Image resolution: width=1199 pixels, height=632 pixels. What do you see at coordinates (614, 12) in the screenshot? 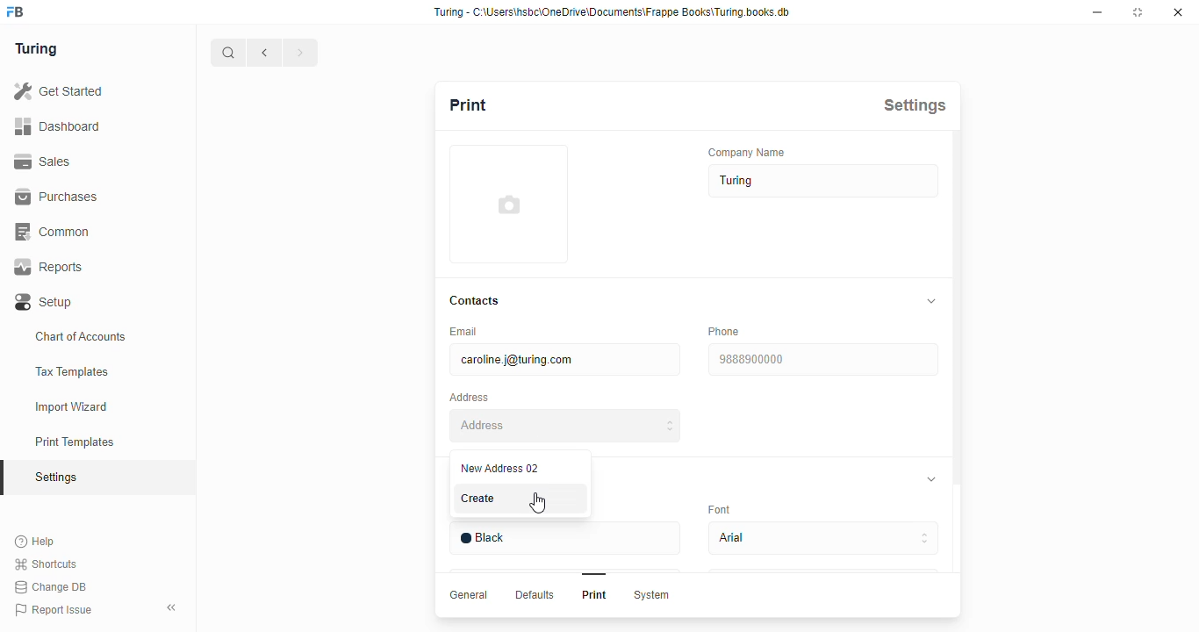
I see `Turing - C:\Users\hshc\OneDrive\Documents\Frappe Books\Turing.books.db` at bounding box center [614, 12].